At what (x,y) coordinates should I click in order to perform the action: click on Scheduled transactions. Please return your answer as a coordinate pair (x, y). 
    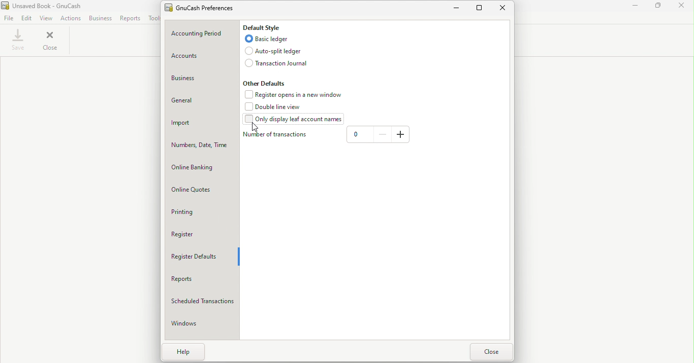
    Looking at the image, I should click on (202, 300).